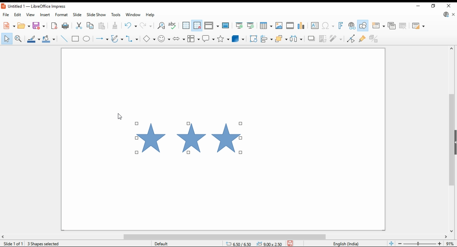  What do you see at coordinates (451, 139) in the screenshot?
I see `scroll bar` at bounding box center [451, 139].